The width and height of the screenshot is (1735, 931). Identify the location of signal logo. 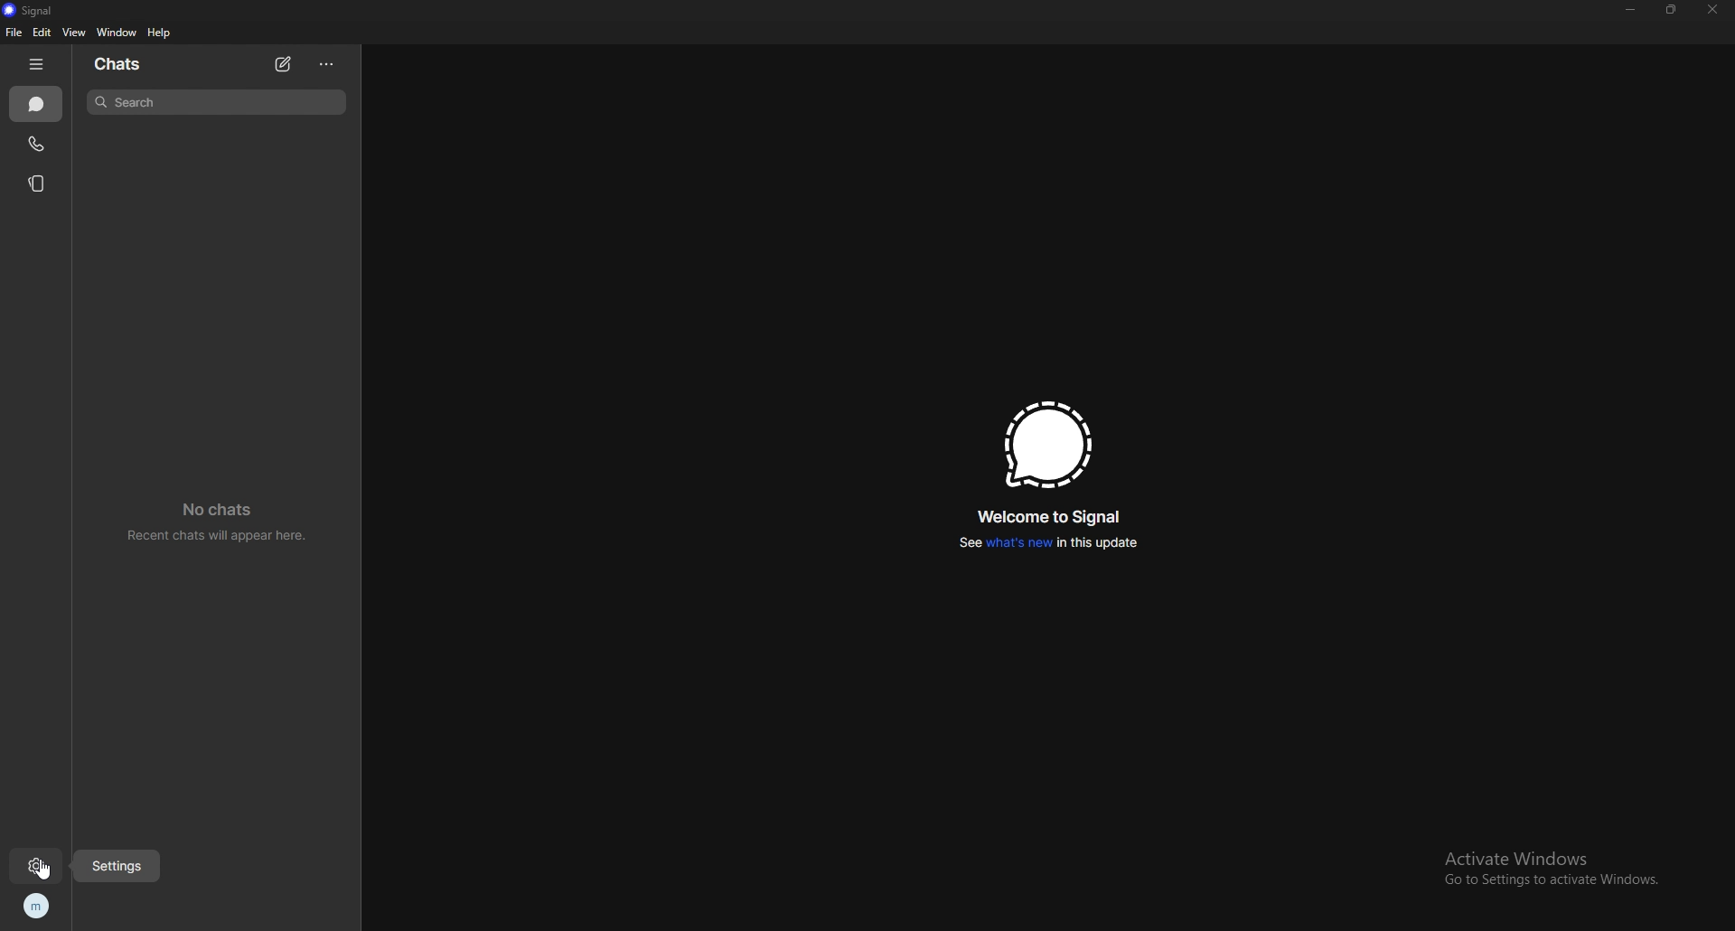
(1048, 445).